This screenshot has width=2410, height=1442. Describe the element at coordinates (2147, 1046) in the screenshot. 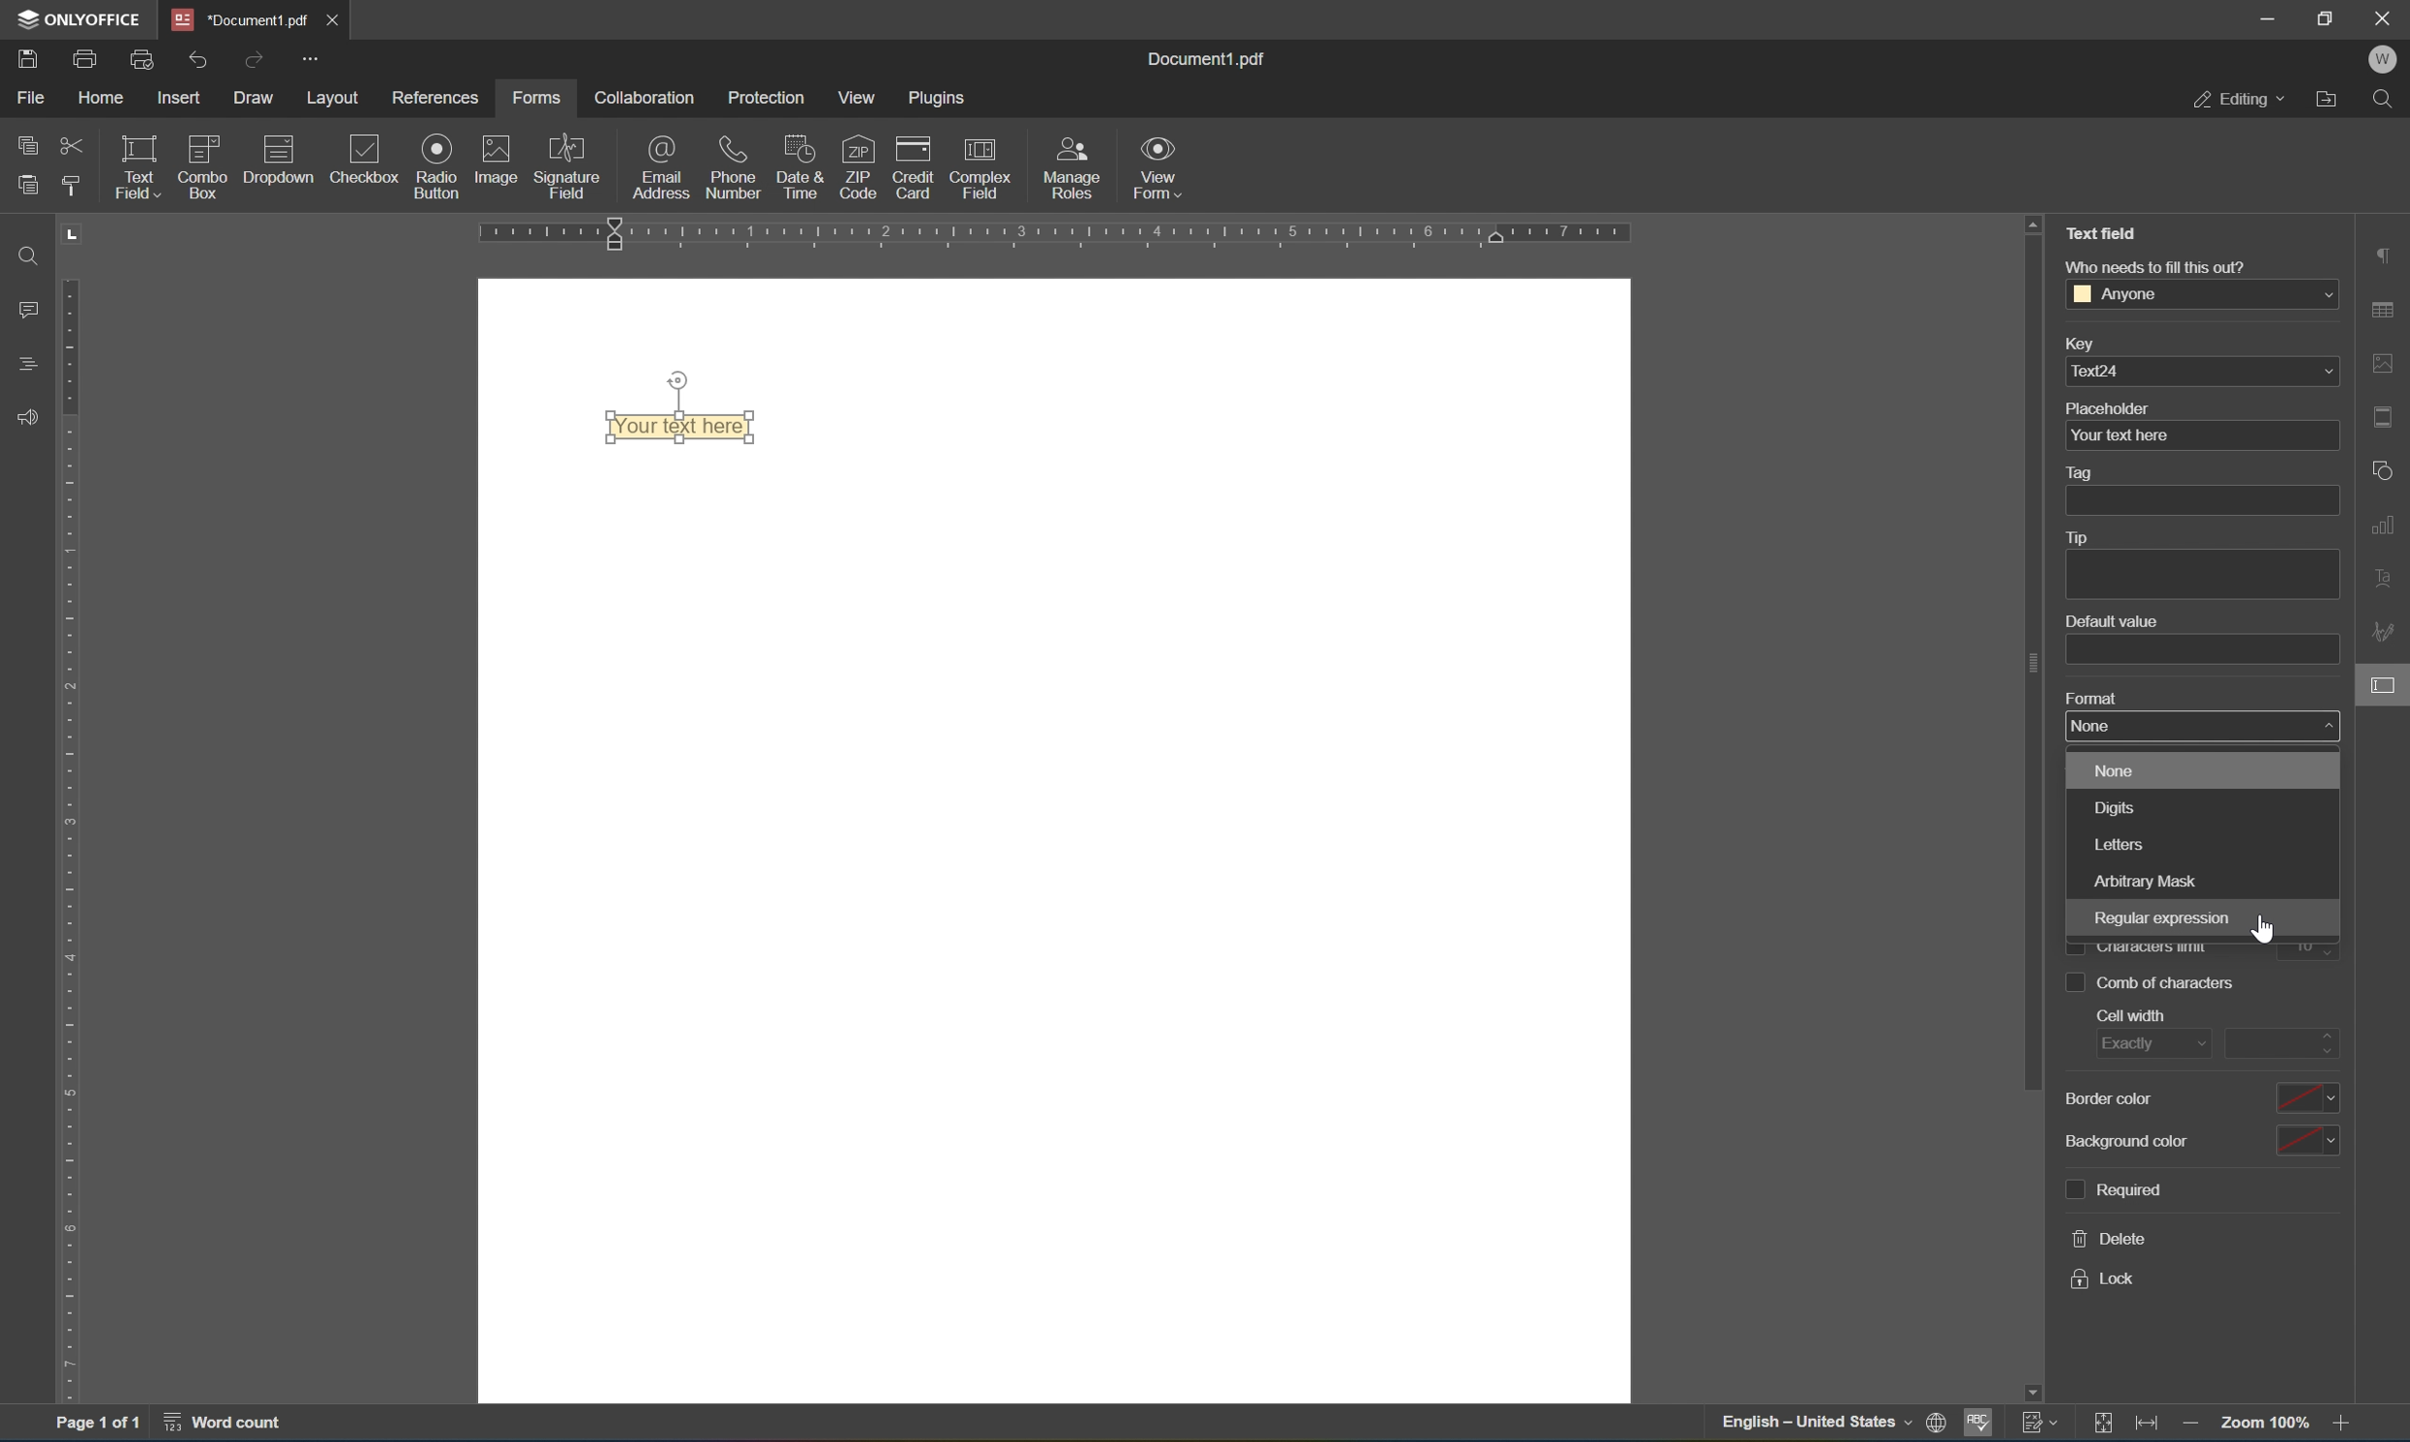

I see `exactly` at that location.